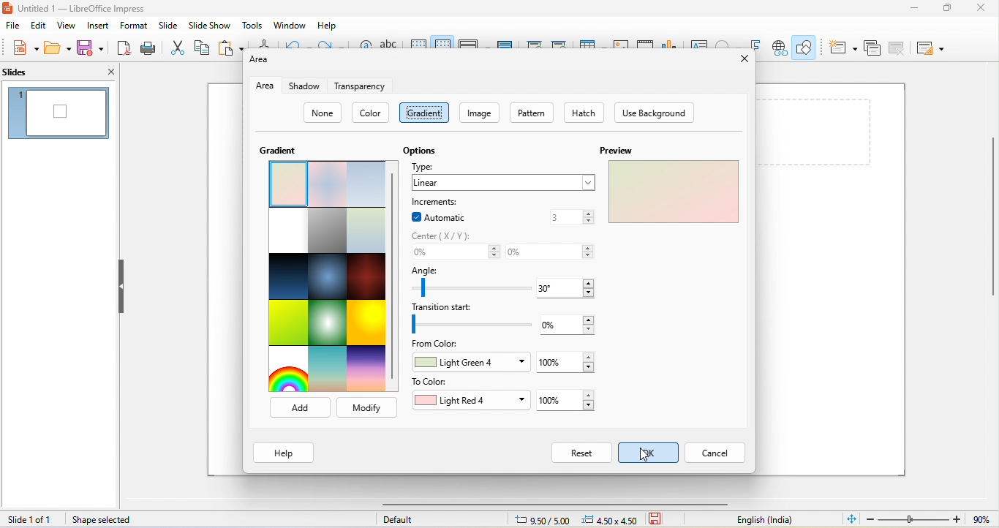 The height and width of the screenshot is (528, 999). What do you see at coordinates (26, 49) in the screenshot?
I see `new` at bounding box center [26, 49].